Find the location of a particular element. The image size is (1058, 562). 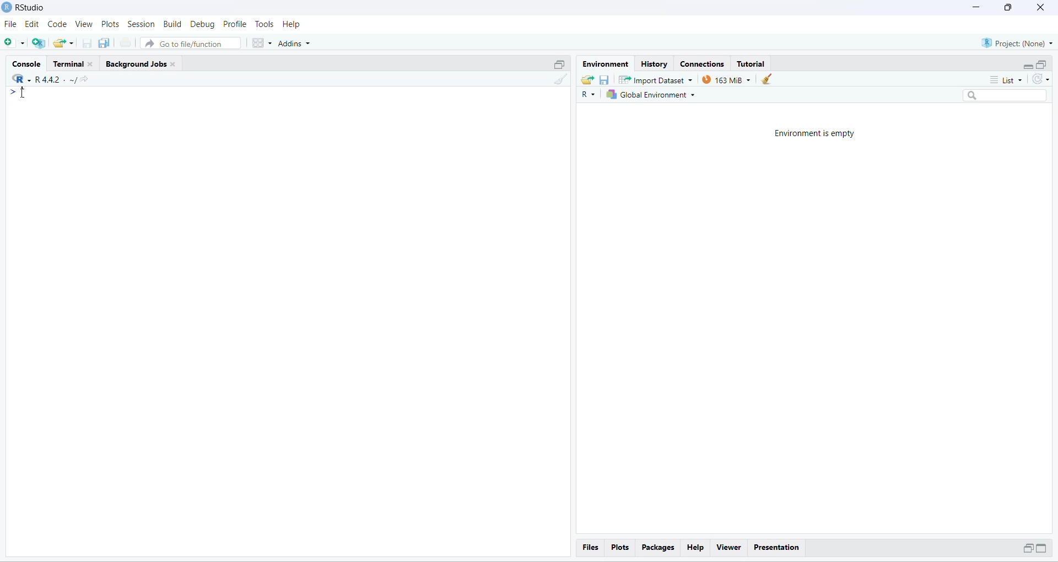

File is located at coordinates (11, 25).